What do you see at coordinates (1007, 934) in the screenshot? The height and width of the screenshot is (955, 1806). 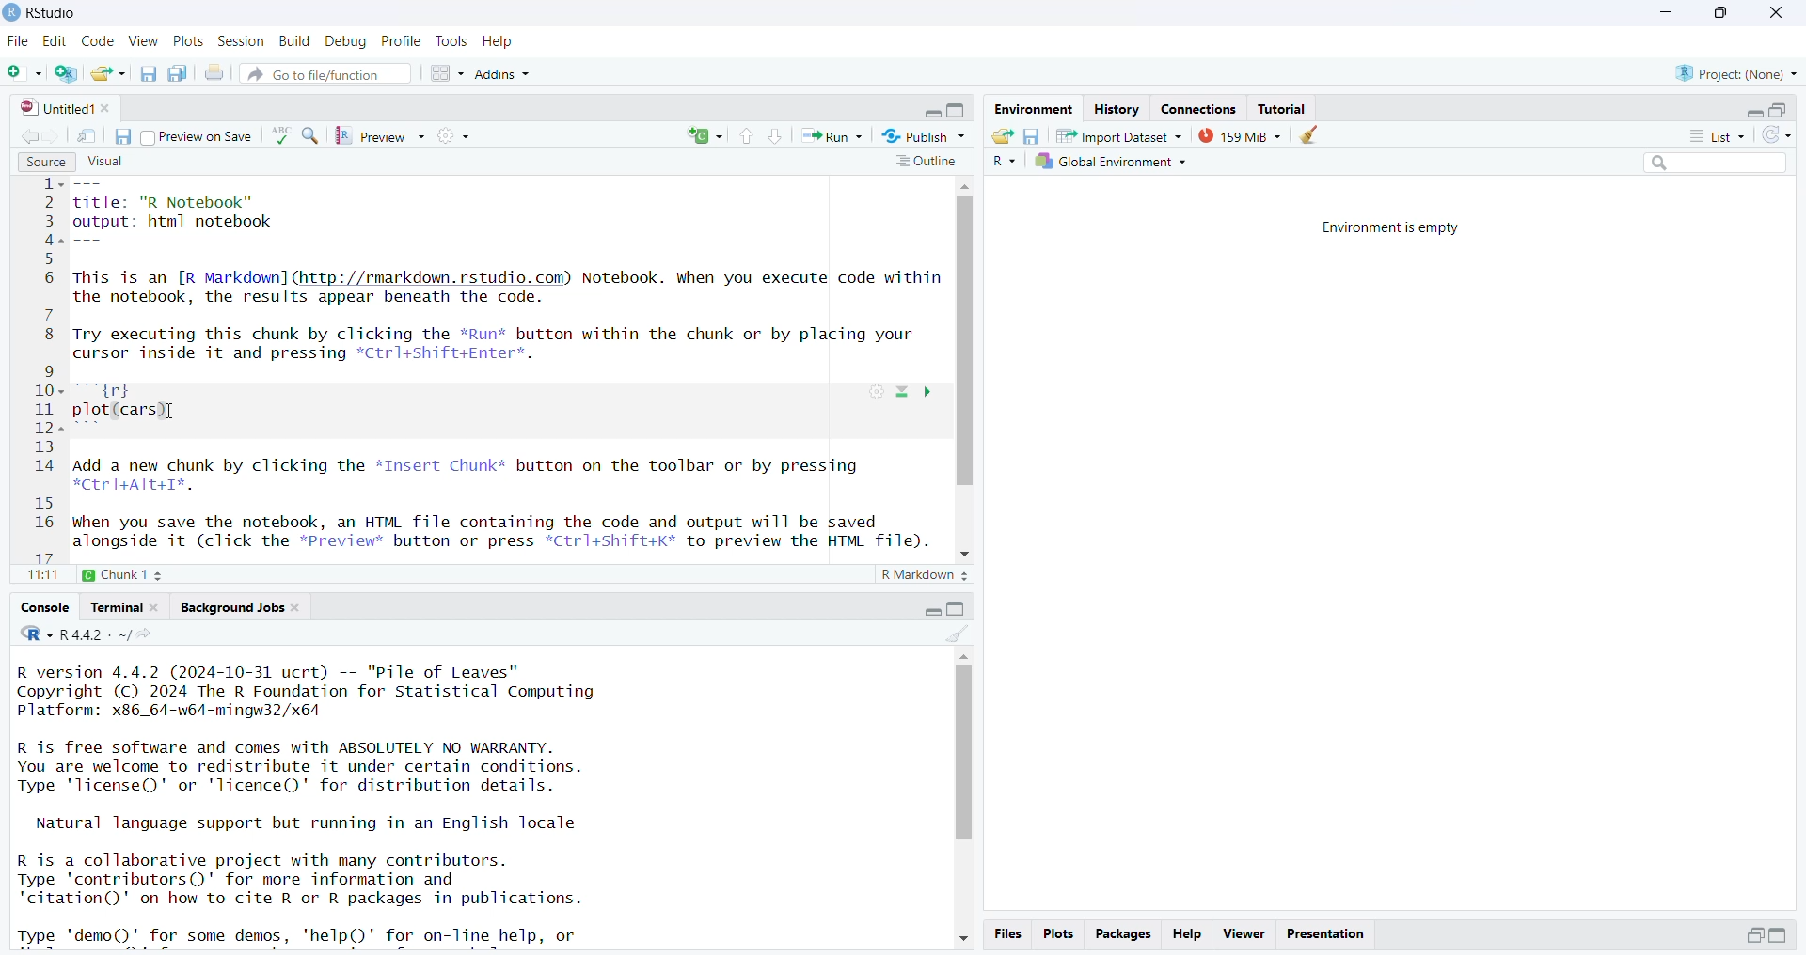 I see `files` at bounding box center [1007, 934].